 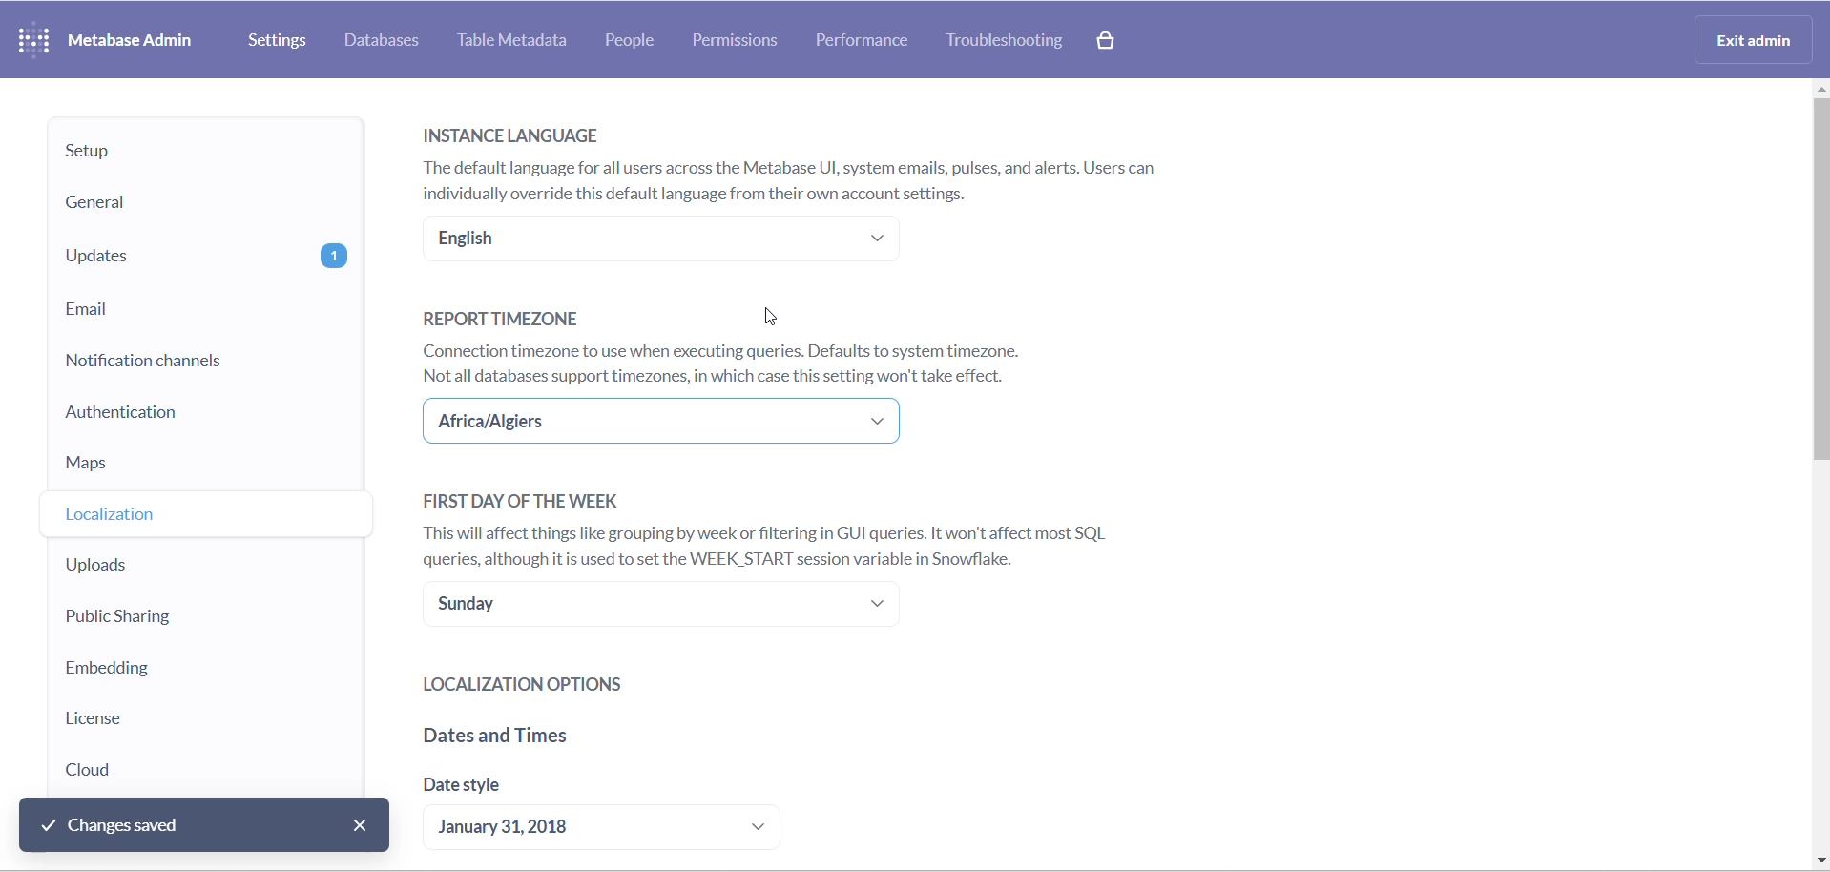 I want to click on LICENSE, so click(x=165, y=720).